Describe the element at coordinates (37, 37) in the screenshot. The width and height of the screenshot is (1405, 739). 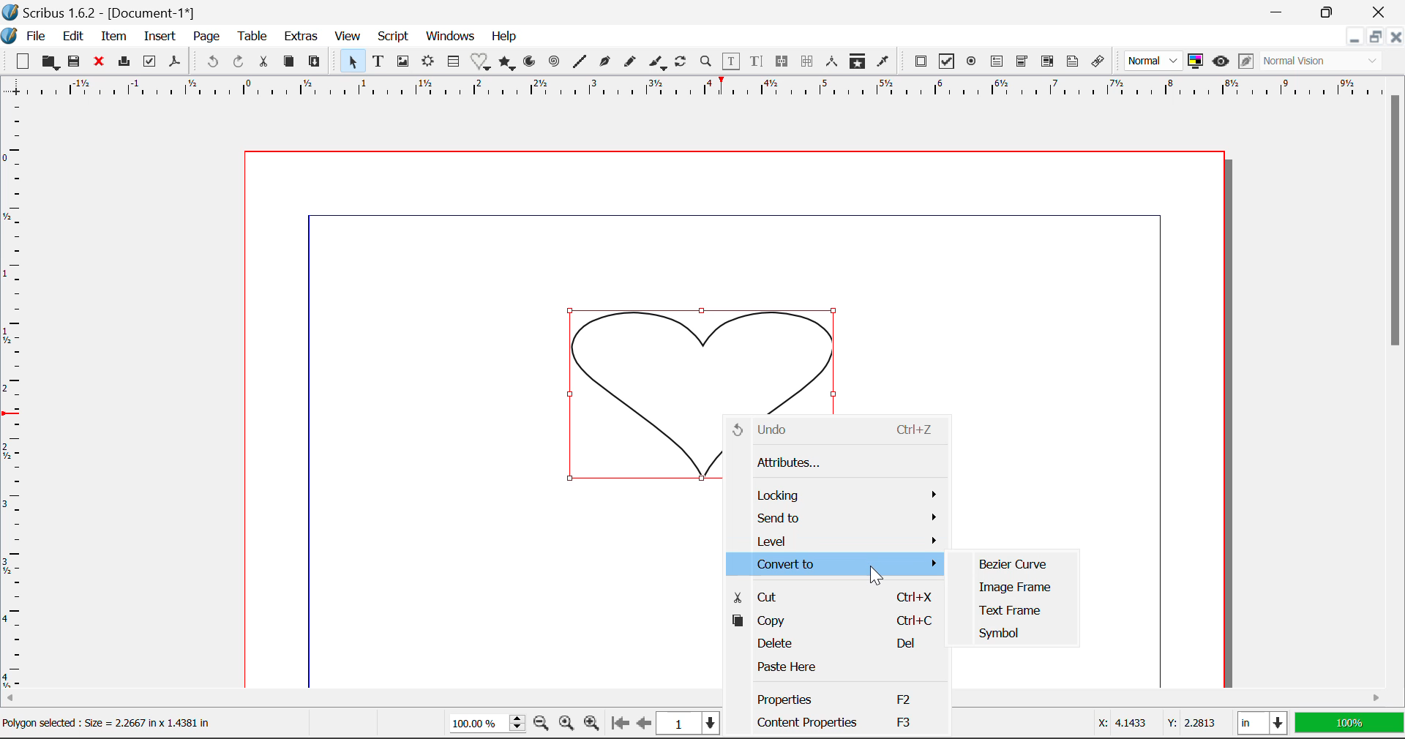
I see `File` at that location.